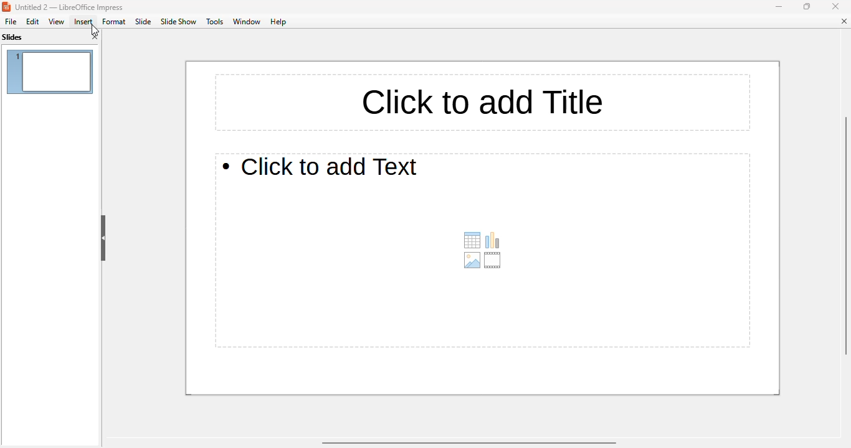 The width and height of the screenshot is (851, 448). I want to click on insert image, so click(472, 260).